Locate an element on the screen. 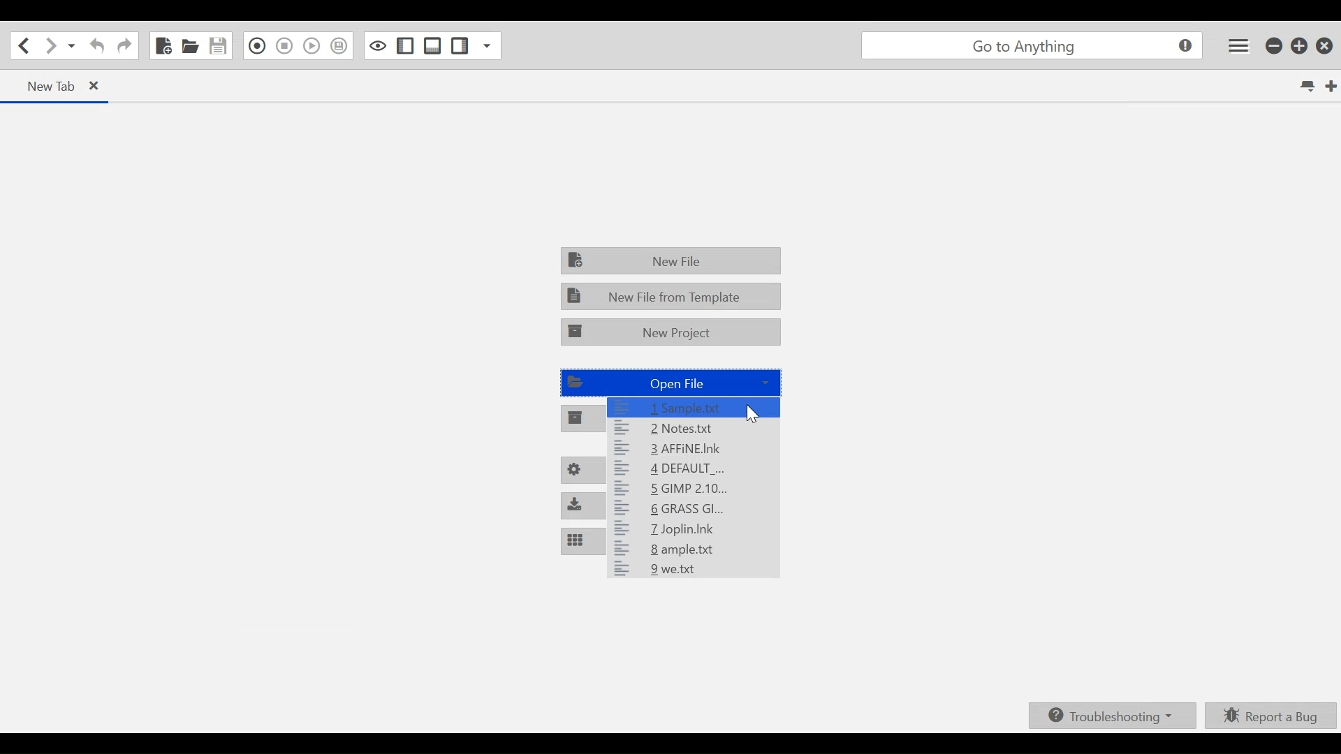  Show/Hide Left pane is located at coordinates (404, 46).